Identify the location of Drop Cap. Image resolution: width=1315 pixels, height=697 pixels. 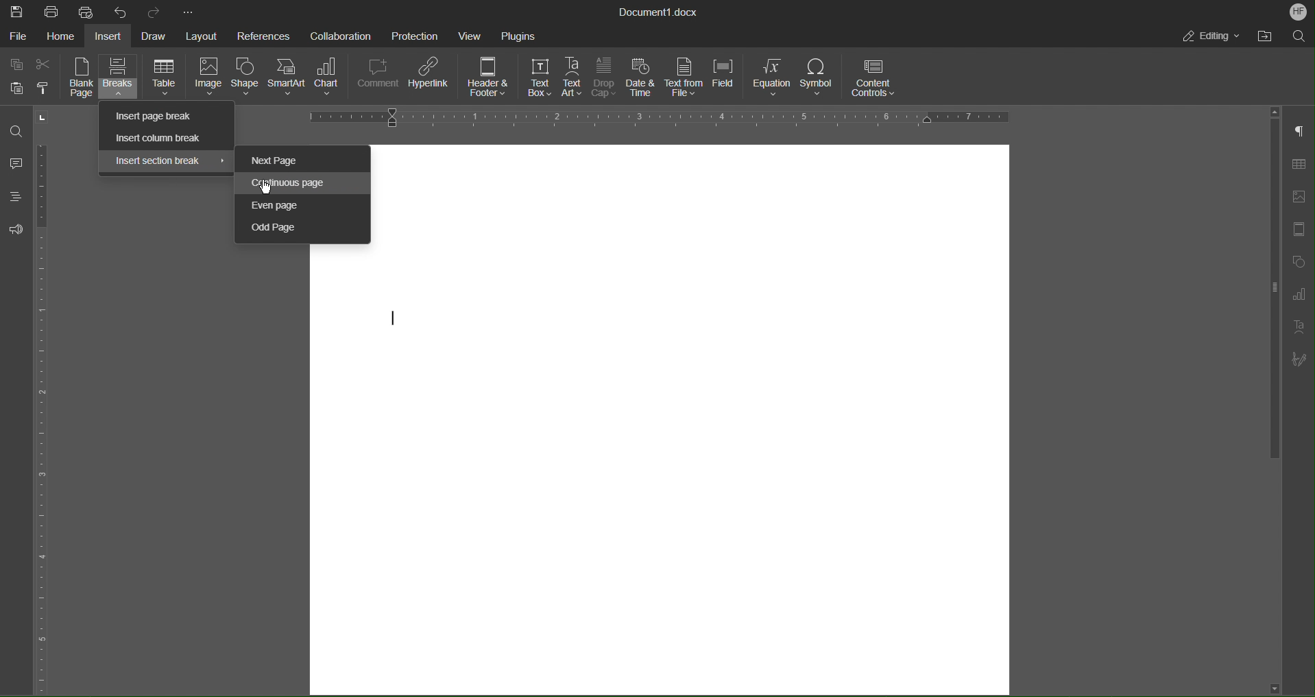
(605, 78).